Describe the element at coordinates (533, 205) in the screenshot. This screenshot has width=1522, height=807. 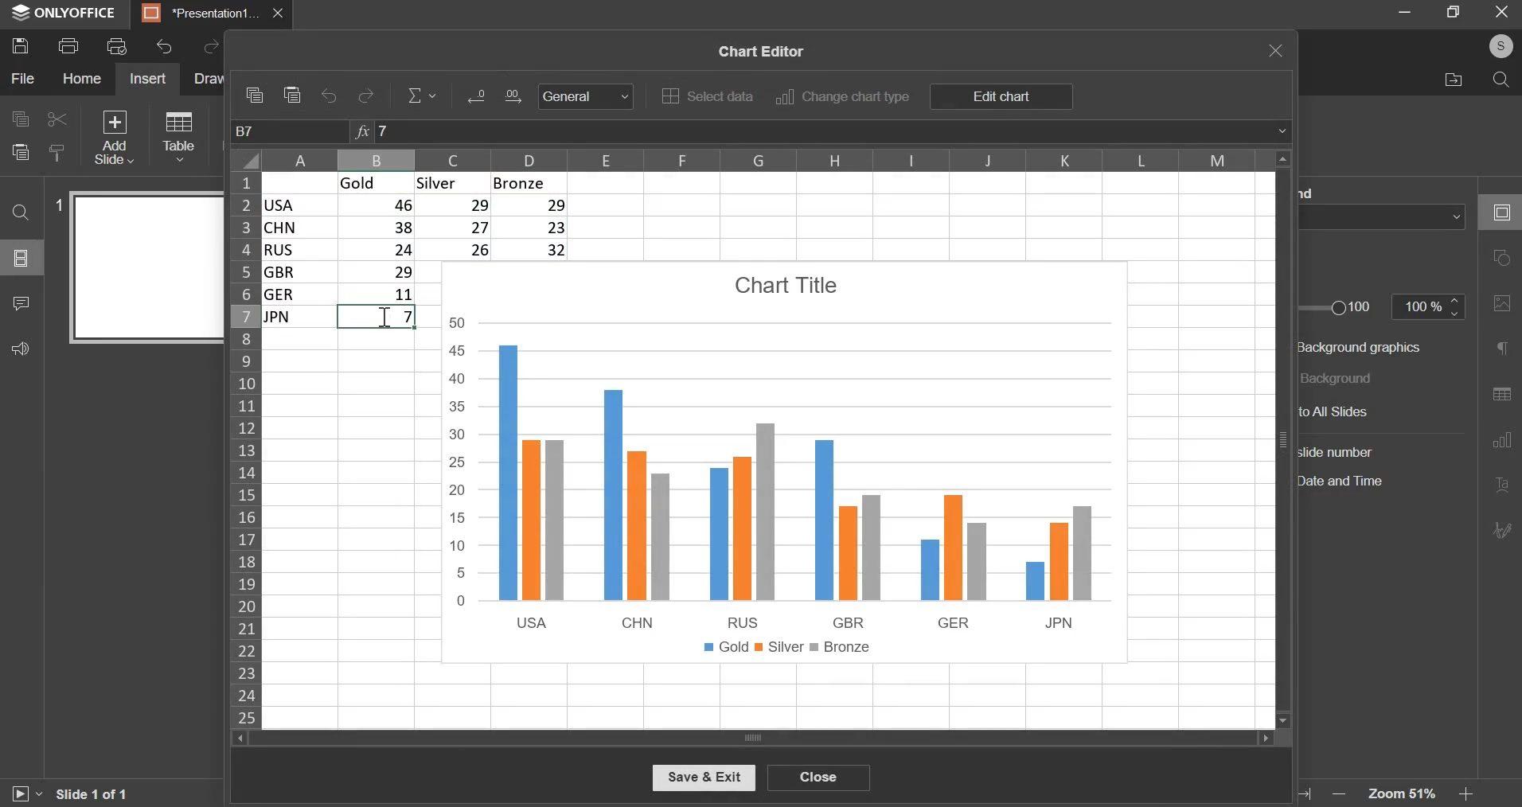
I see `29` at that location.